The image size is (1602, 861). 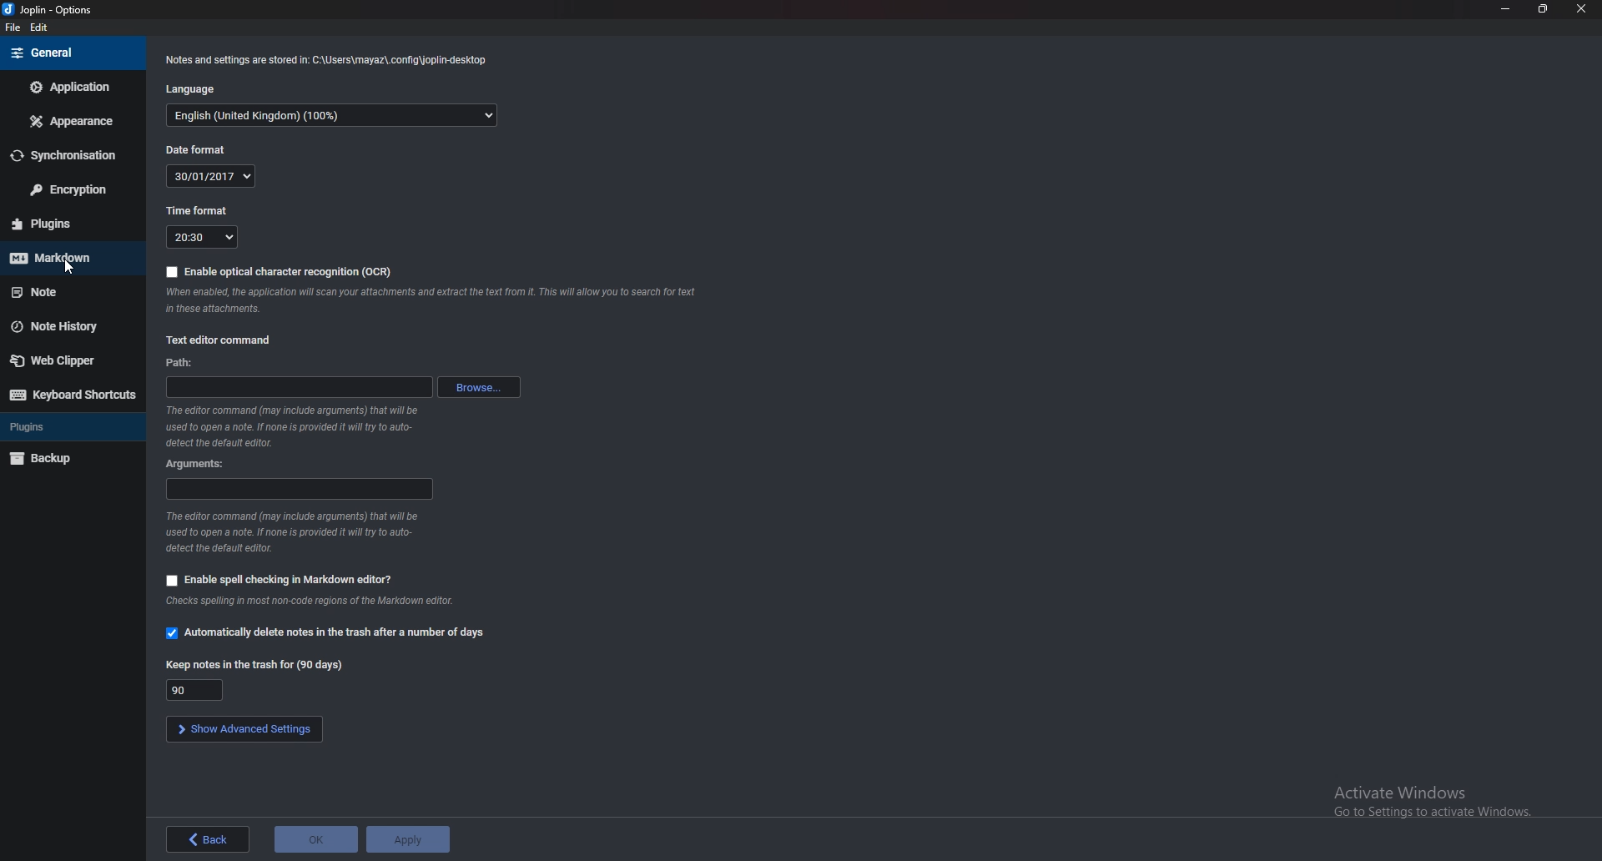 What do you see at coordinates (280, 272) in the screenshot?
I see `Enable OCR` at bounding box center [280, 272].